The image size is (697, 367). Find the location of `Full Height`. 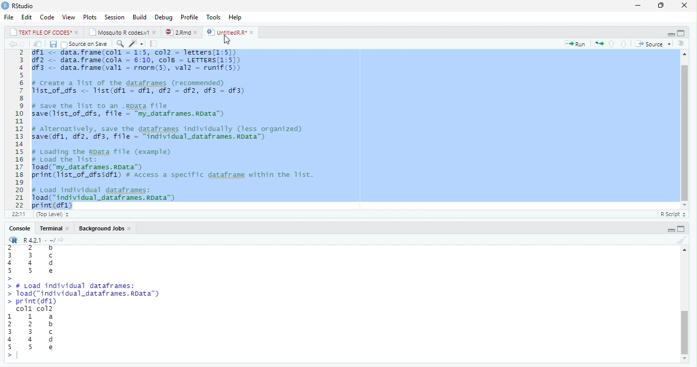

Full Height is located at coordinates (683, 33).